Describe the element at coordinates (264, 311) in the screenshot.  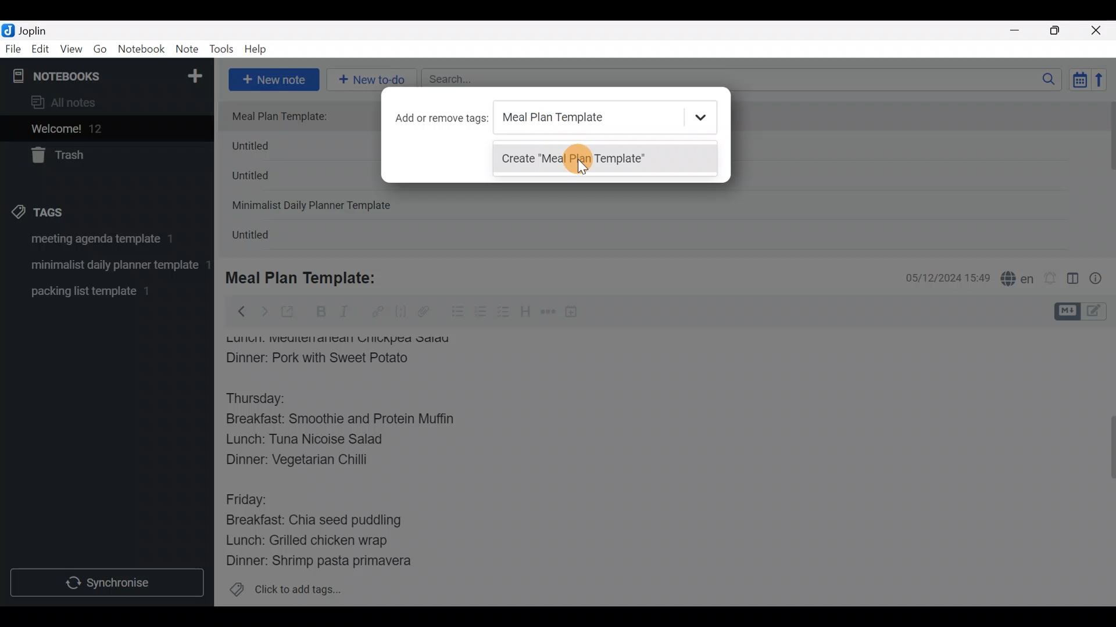
I see `Forward` at that location.